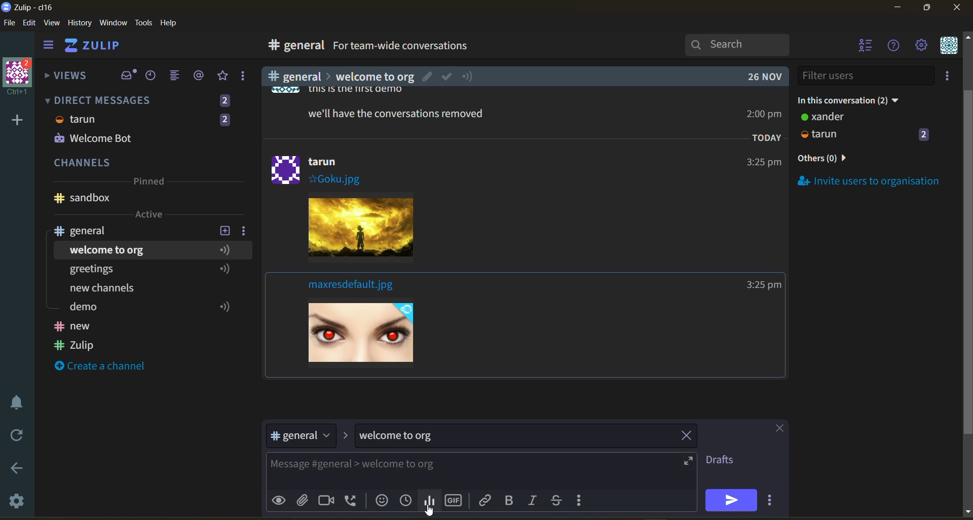 This screenshot has width=973, height=520. What do you see at coordinates (456, 499) in the screenshot?
I see `add gif` at bounding box center [456, 499].